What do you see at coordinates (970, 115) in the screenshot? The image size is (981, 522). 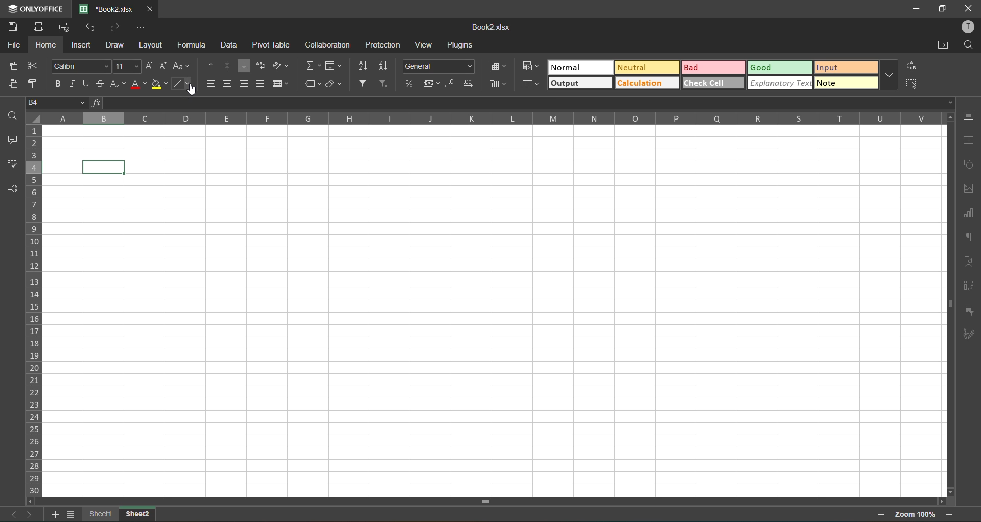 I see `cell settings` at bounding box center [970, 115].